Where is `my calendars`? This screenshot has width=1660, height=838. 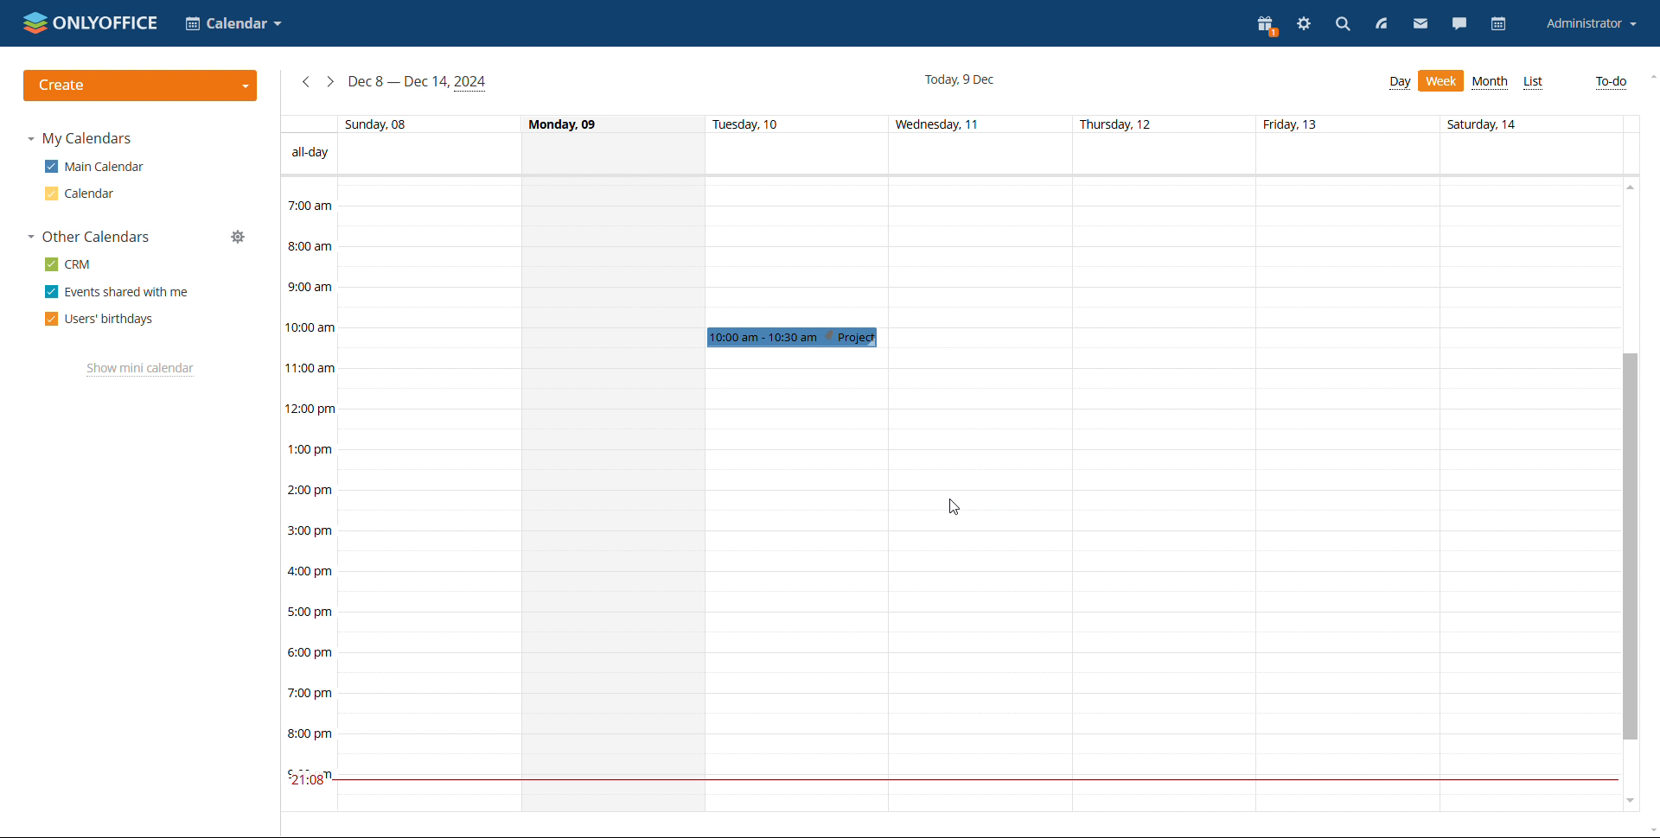
my calendars is located at coordinates (79, 139).